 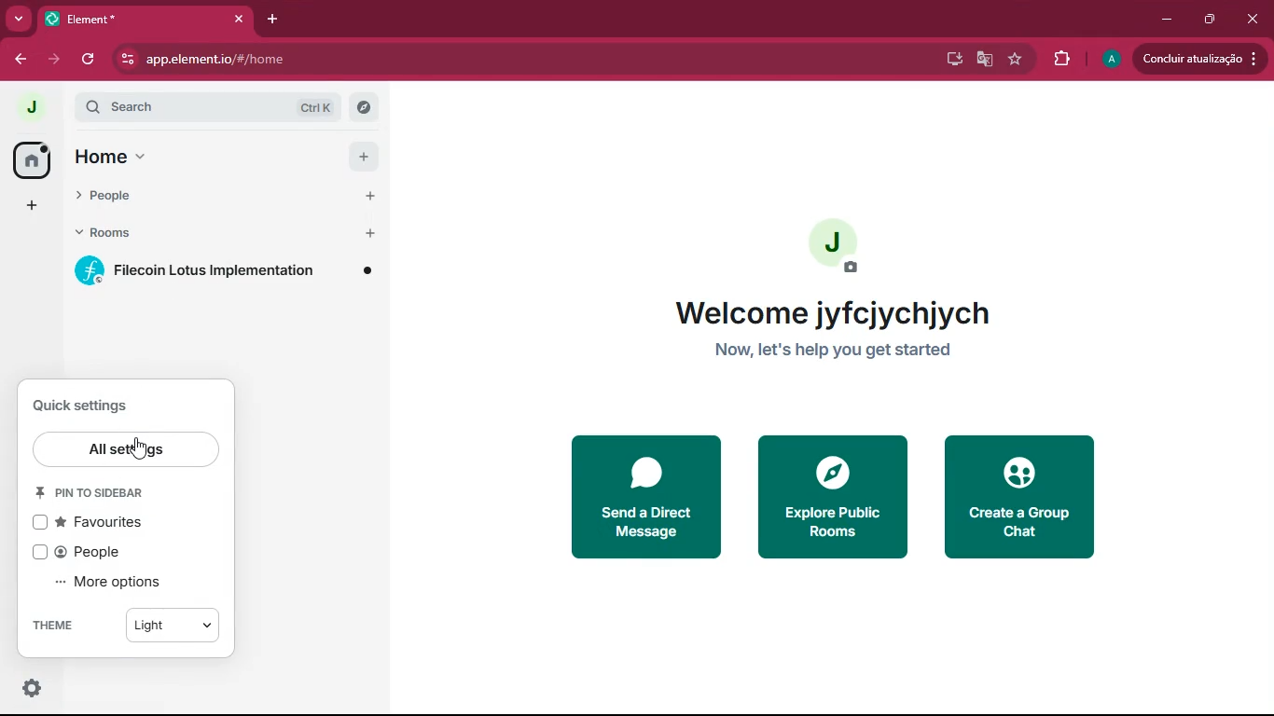 What do you see at coordinates (20, 61) in the screenshot?
I see `back` at bounding box center [20, 61].